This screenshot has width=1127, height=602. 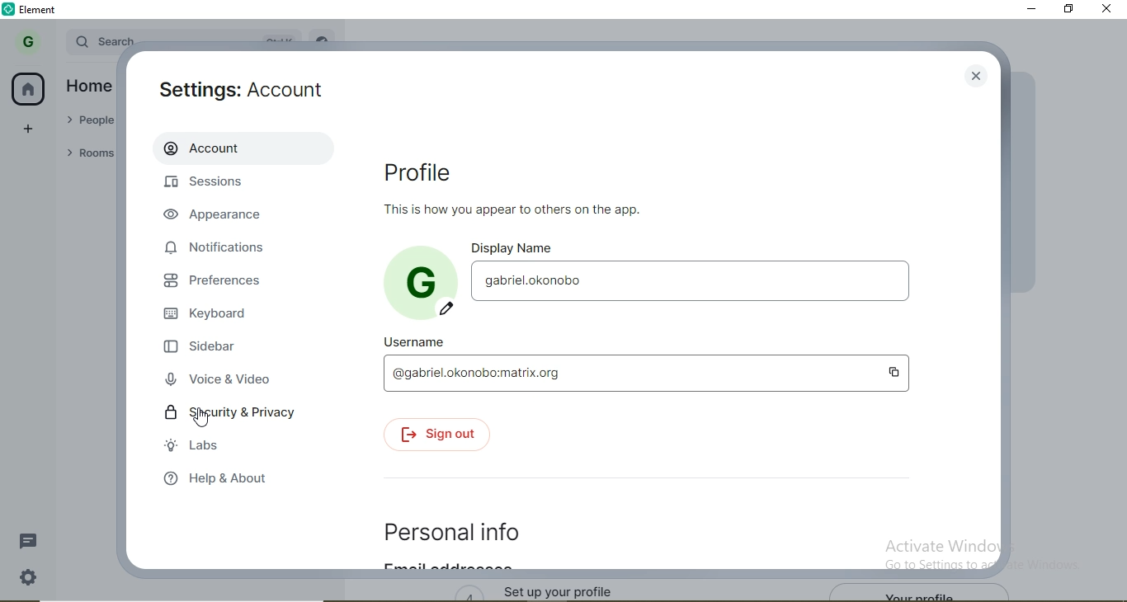 What do you see at coordinates (86, 152) in the screenshot?
I see `Rooms` at bounding box center [86, 152].